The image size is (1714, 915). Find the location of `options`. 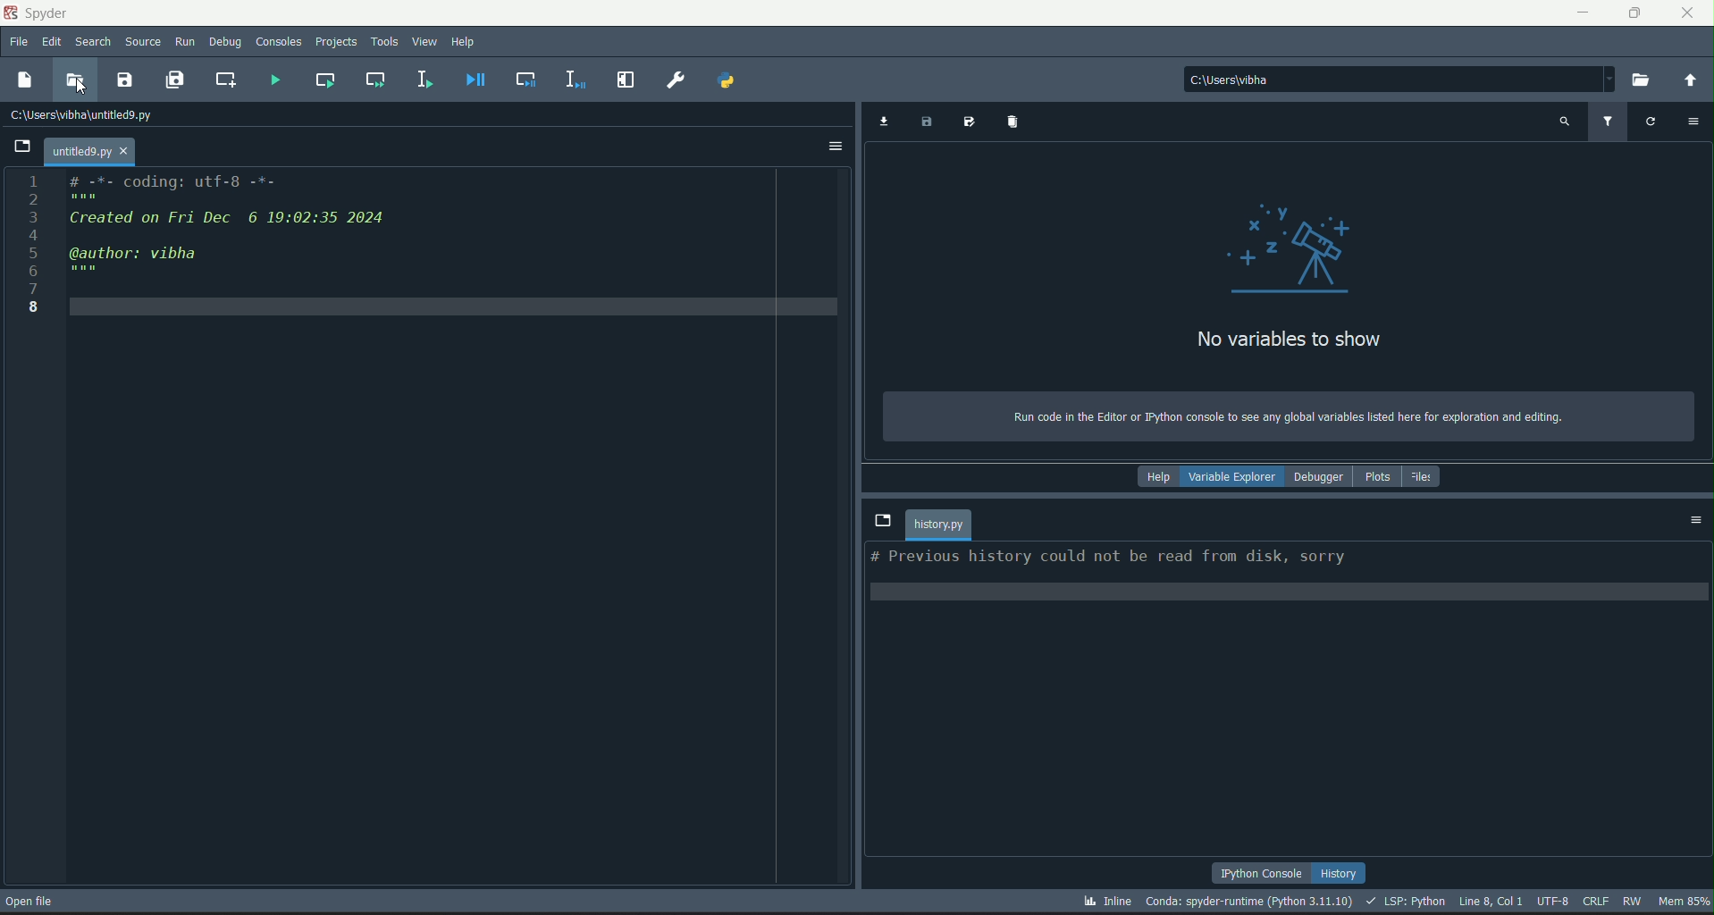

options is located at coordinates (1697, 520).